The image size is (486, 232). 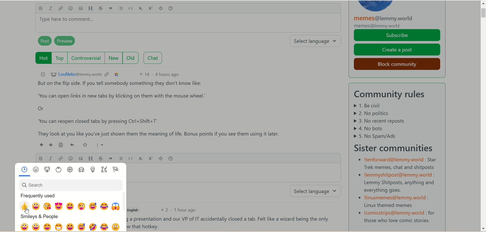 I want to click on comment of LouNeko, so click(x=164, y=108).